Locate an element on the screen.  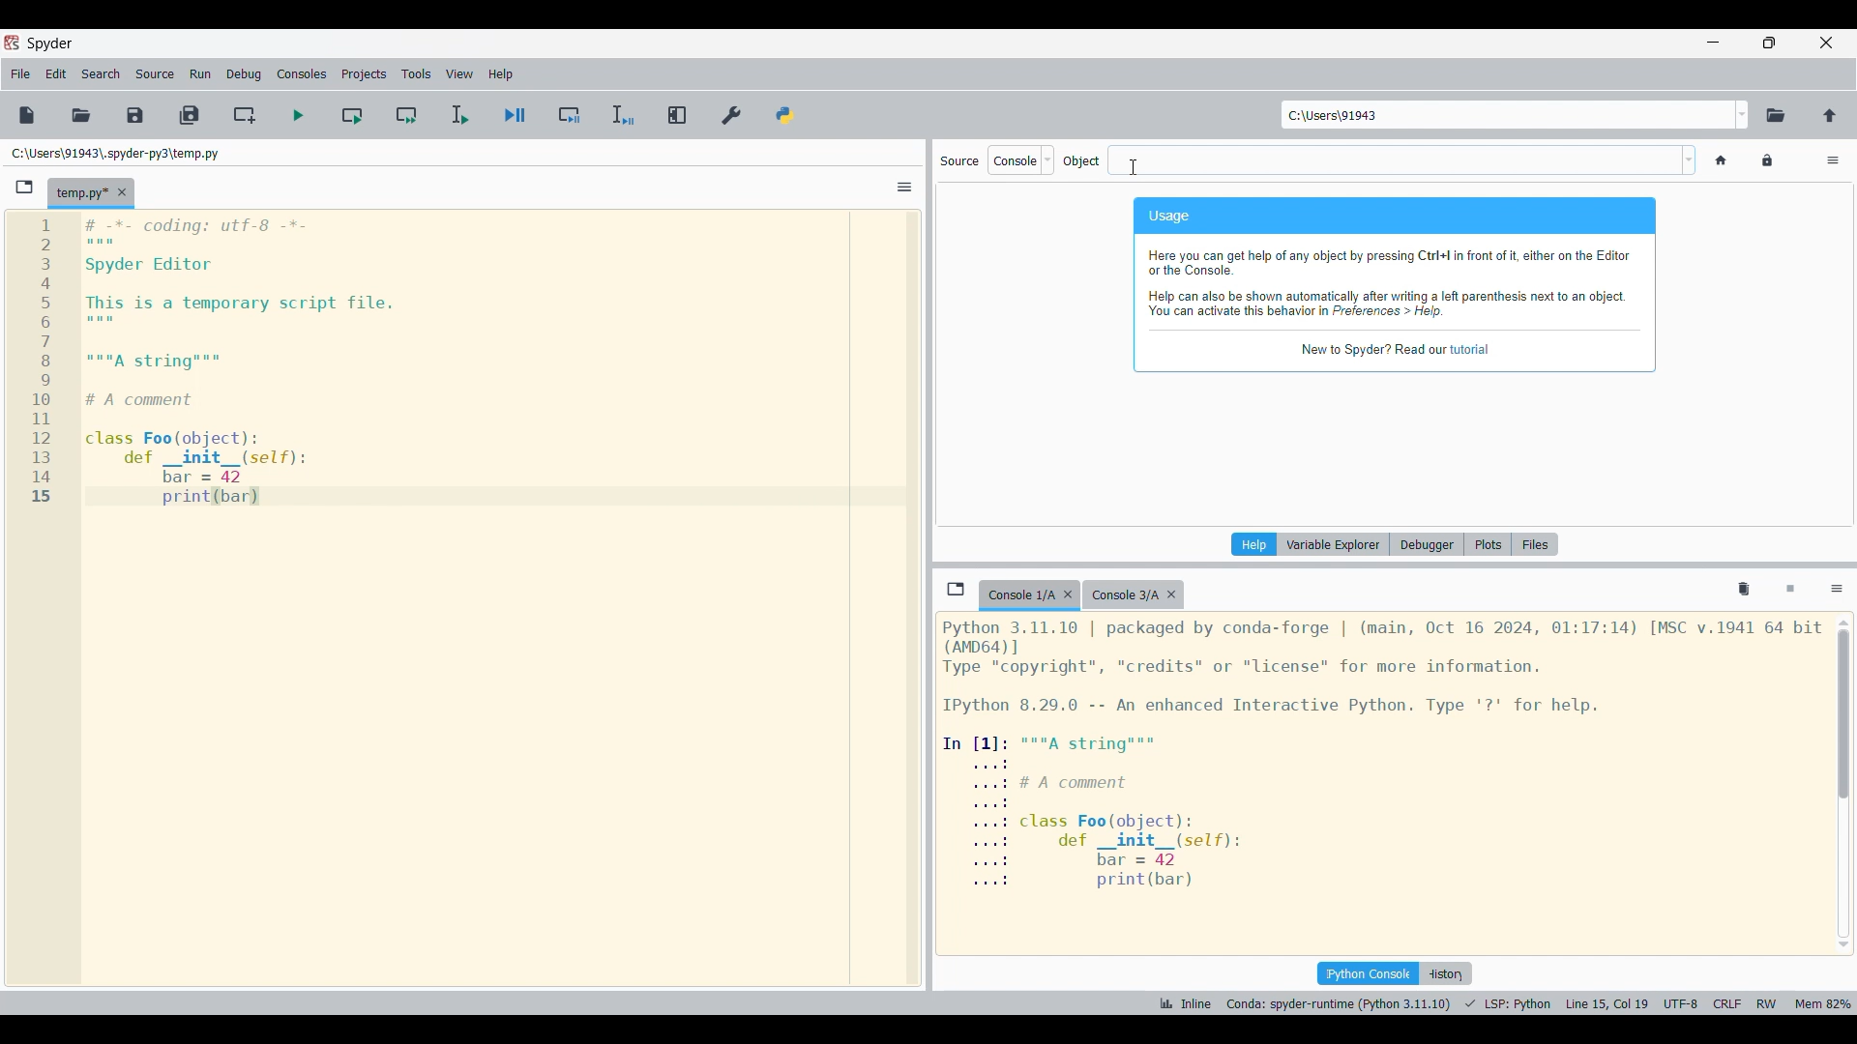
Search menu is located at coordinates (101, 74).